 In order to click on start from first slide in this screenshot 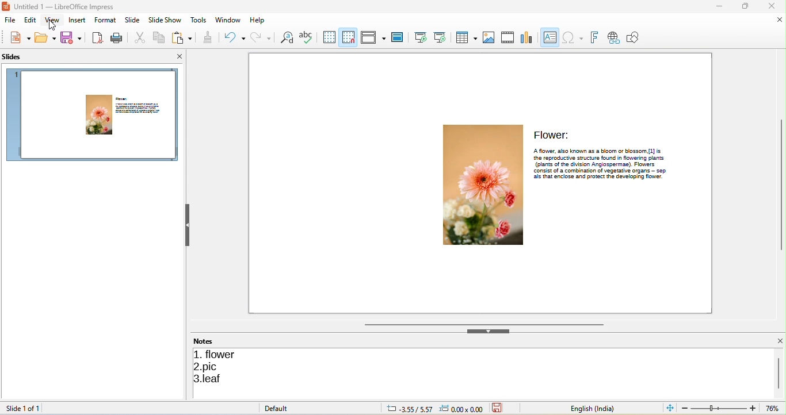, I will do `click(418, 39)`.